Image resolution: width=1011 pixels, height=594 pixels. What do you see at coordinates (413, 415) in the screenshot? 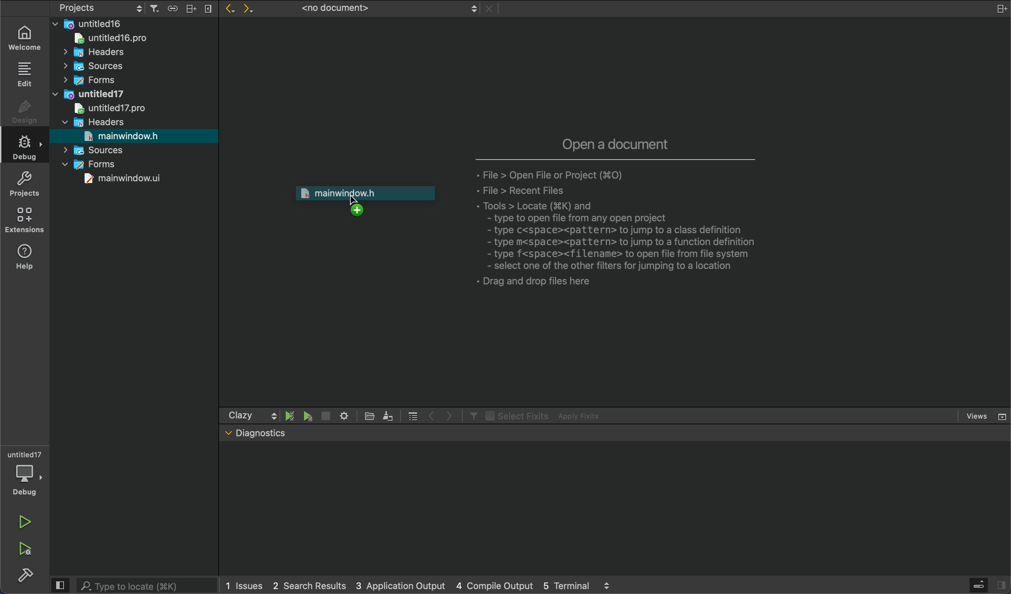
I see `menu` at bounding box center [413, 415].